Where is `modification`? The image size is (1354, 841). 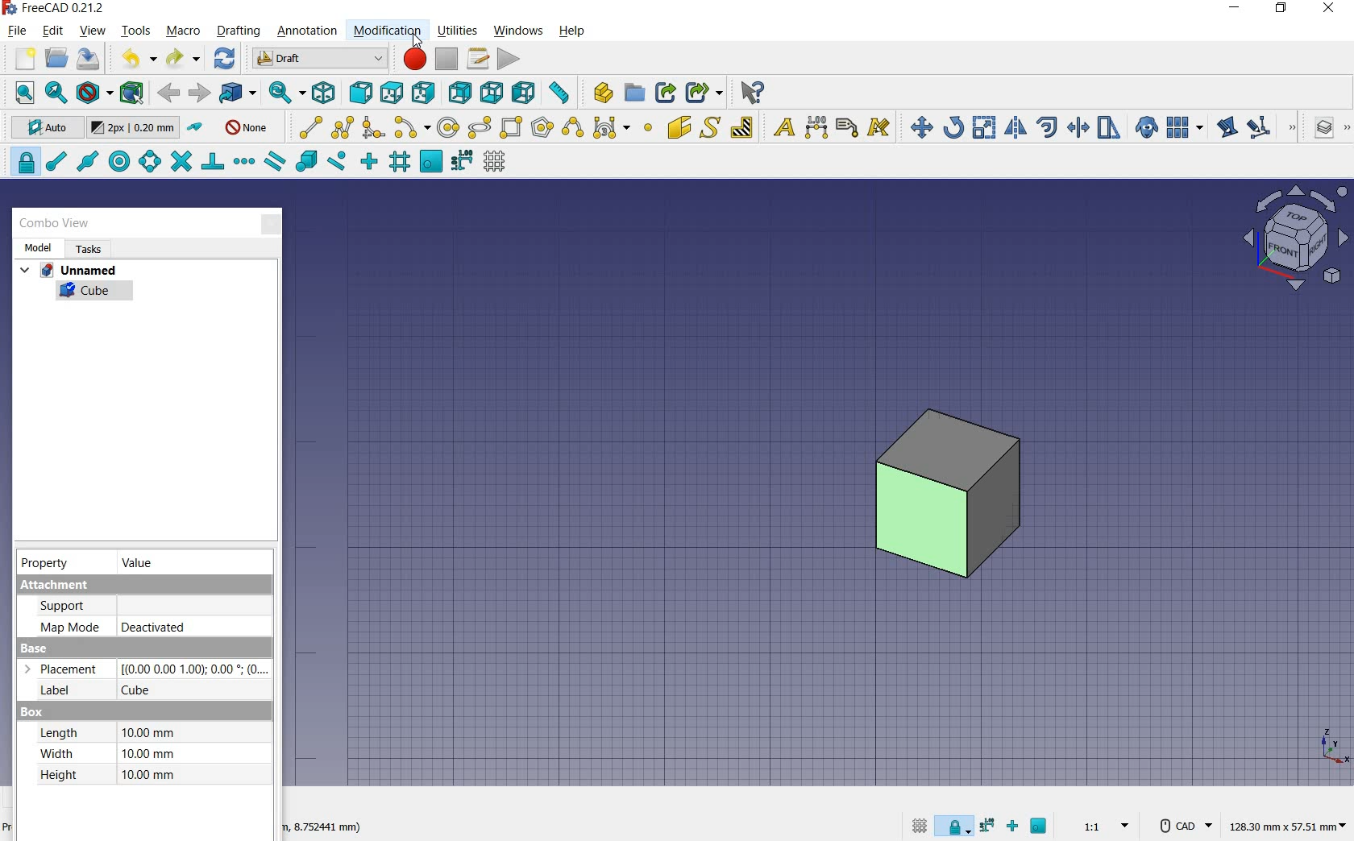 modification is located at coordinates (388, 31).